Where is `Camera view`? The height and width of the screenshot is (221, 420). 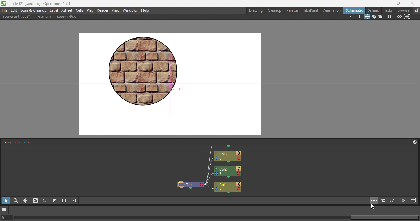 Camera view is located at coordinates (381, 17).